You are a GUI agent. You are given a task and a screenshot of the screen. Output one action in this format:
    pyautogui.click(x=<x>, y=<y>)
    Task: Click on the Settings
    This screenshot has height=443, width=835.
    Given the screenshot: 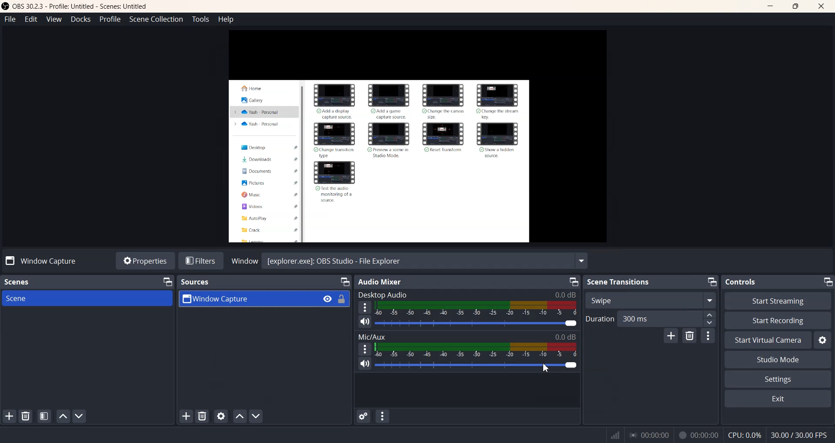 What is the action you would take?
    pyautogui.click(x=778, y=380)
    